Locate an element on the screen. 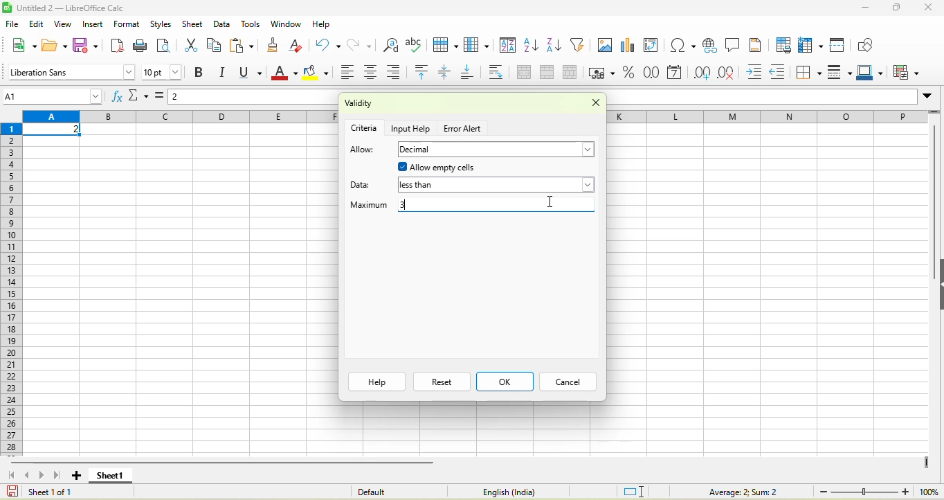 Image resolution: width=944 pixels, height=500 pixels. conditional is located at coordinates (908, 72).